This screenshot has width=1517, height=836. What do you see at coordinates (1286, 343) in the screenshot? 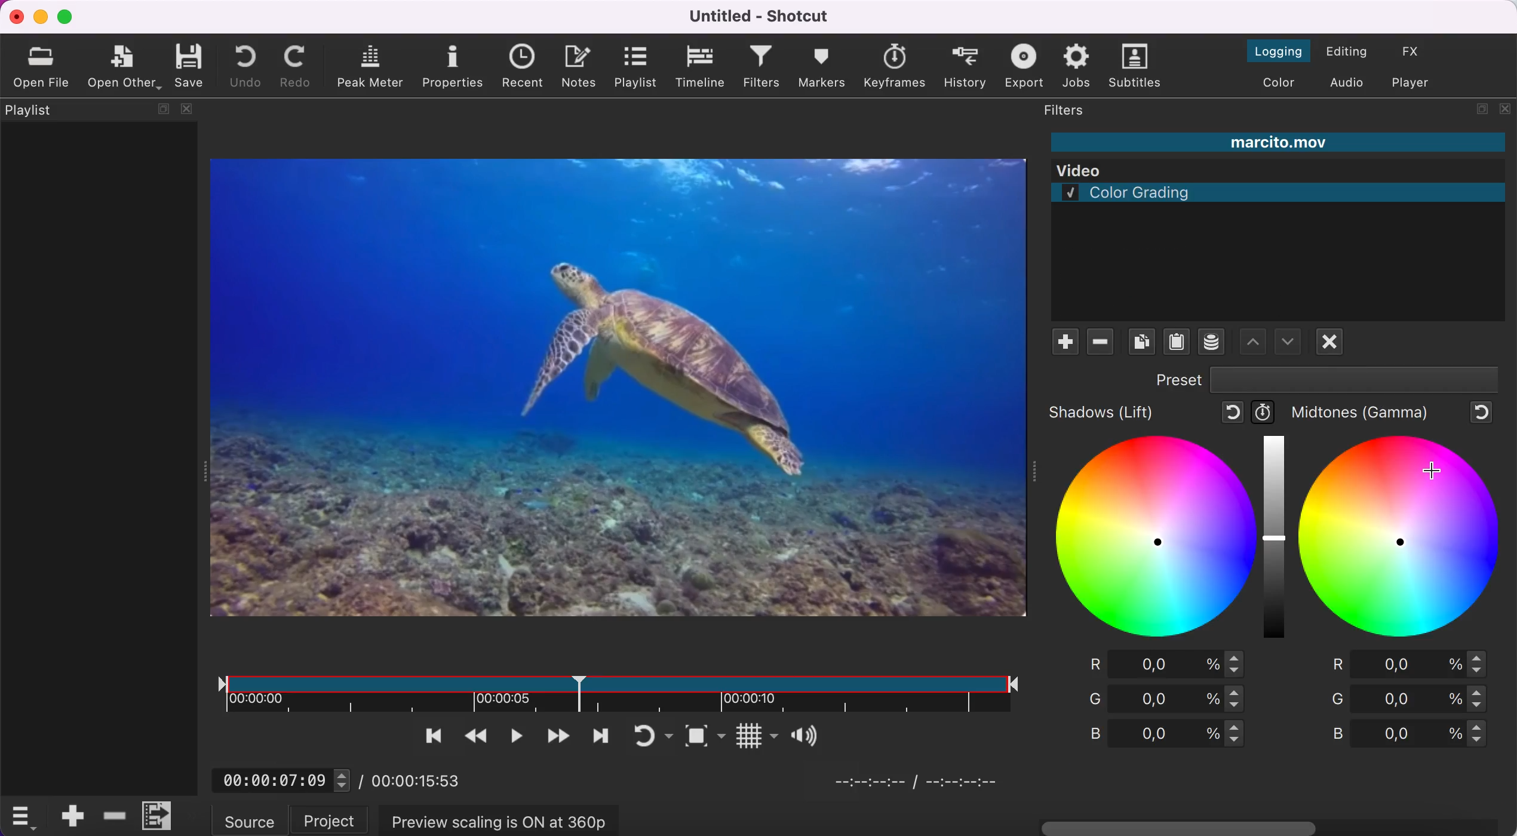
I see `move filter up` at bounding box center [1286, 343].